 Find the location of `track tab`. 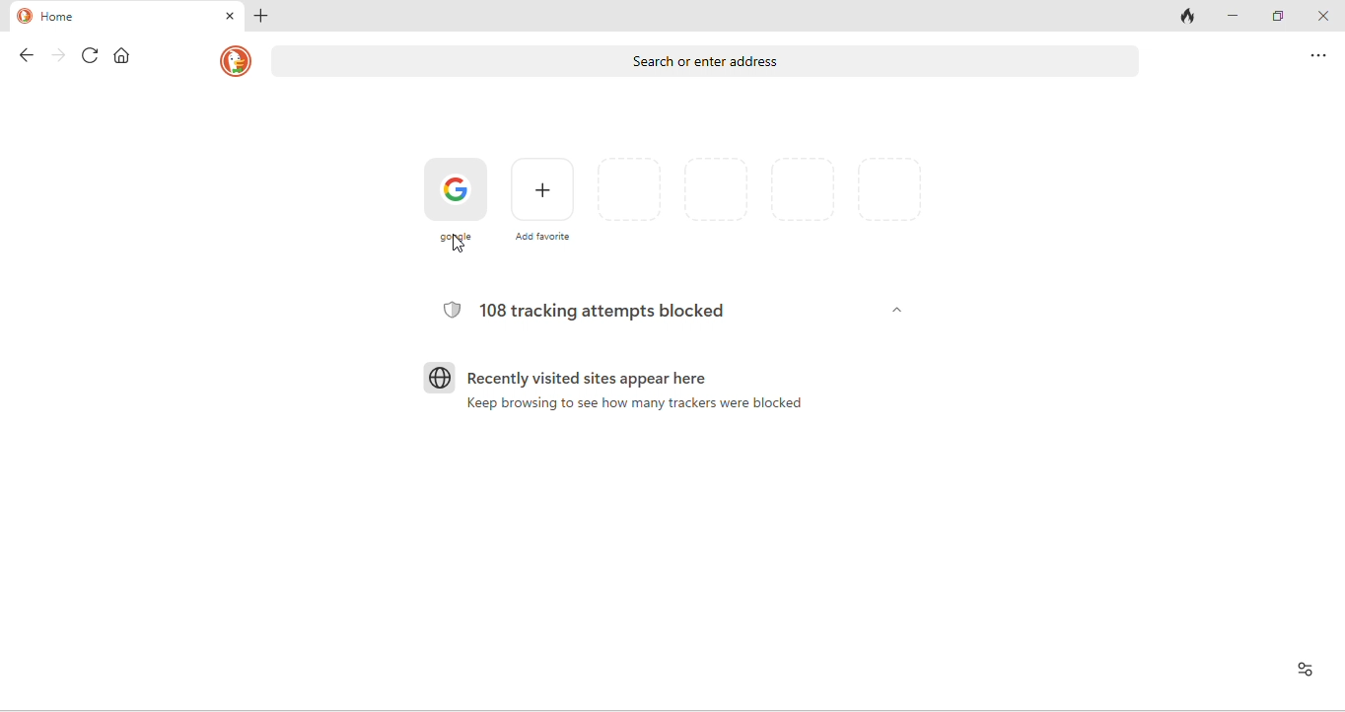

track tab is located at coordinates (1185, 18).